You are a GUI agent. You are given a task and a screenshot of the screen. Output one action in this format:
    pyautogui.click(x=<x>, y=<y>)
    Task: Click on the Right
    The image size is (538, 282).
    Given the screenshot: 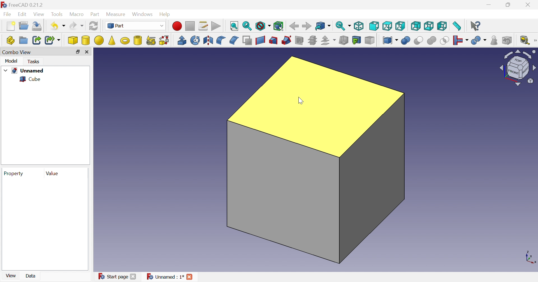 What is the action you would take?
    pyautogui.click(x=400, y=26)
    